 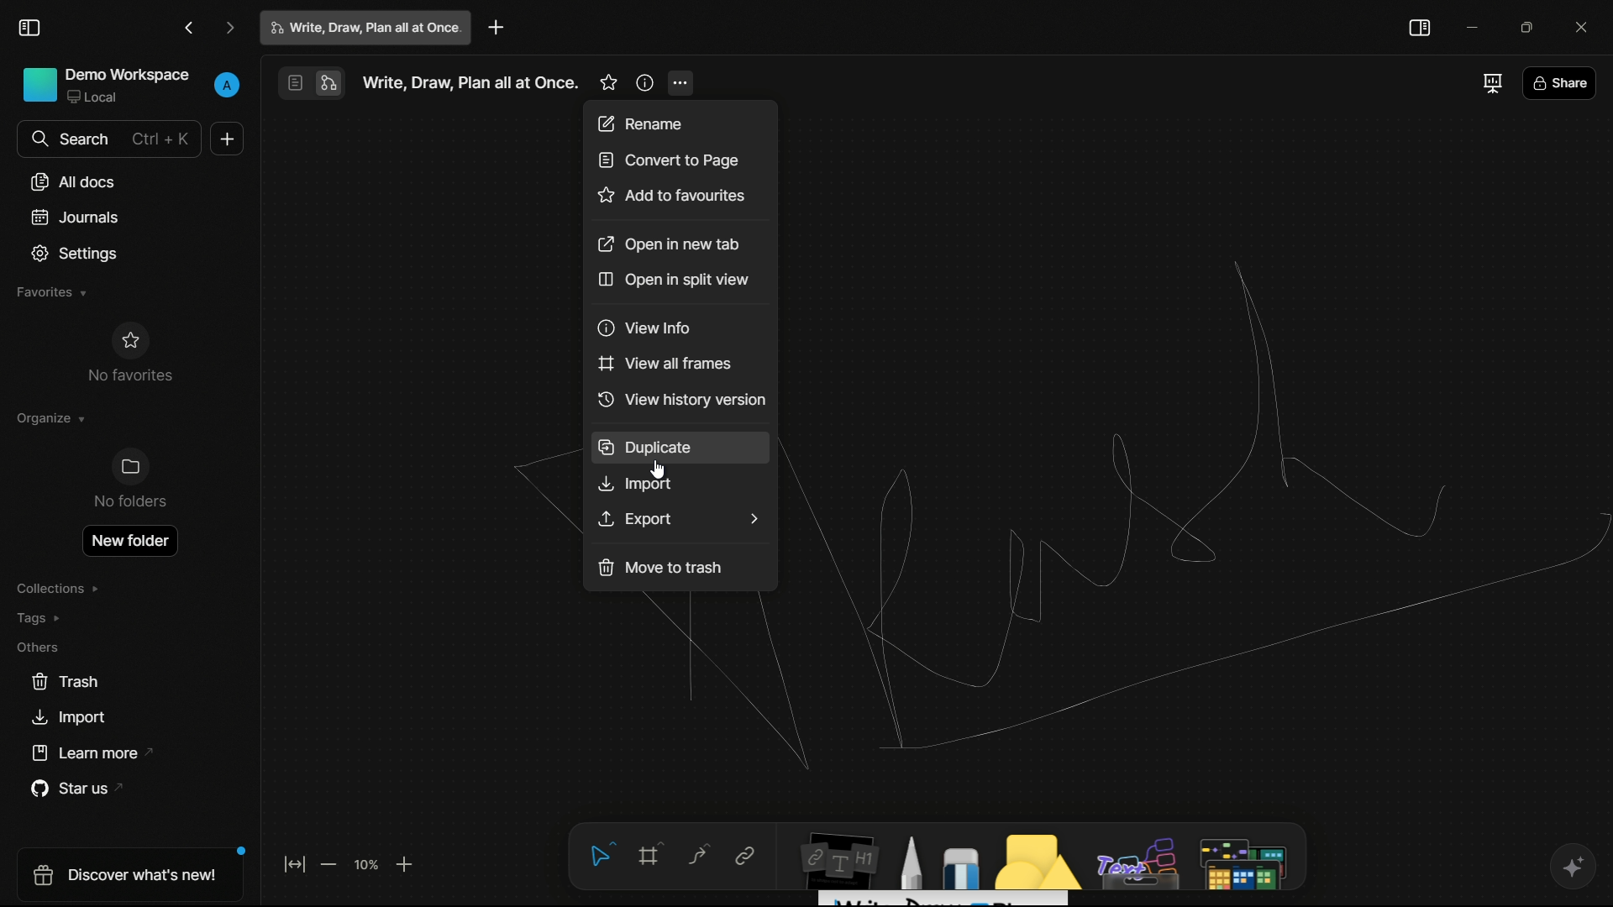 I want to click on minimize, so click(x=1470, y=29).